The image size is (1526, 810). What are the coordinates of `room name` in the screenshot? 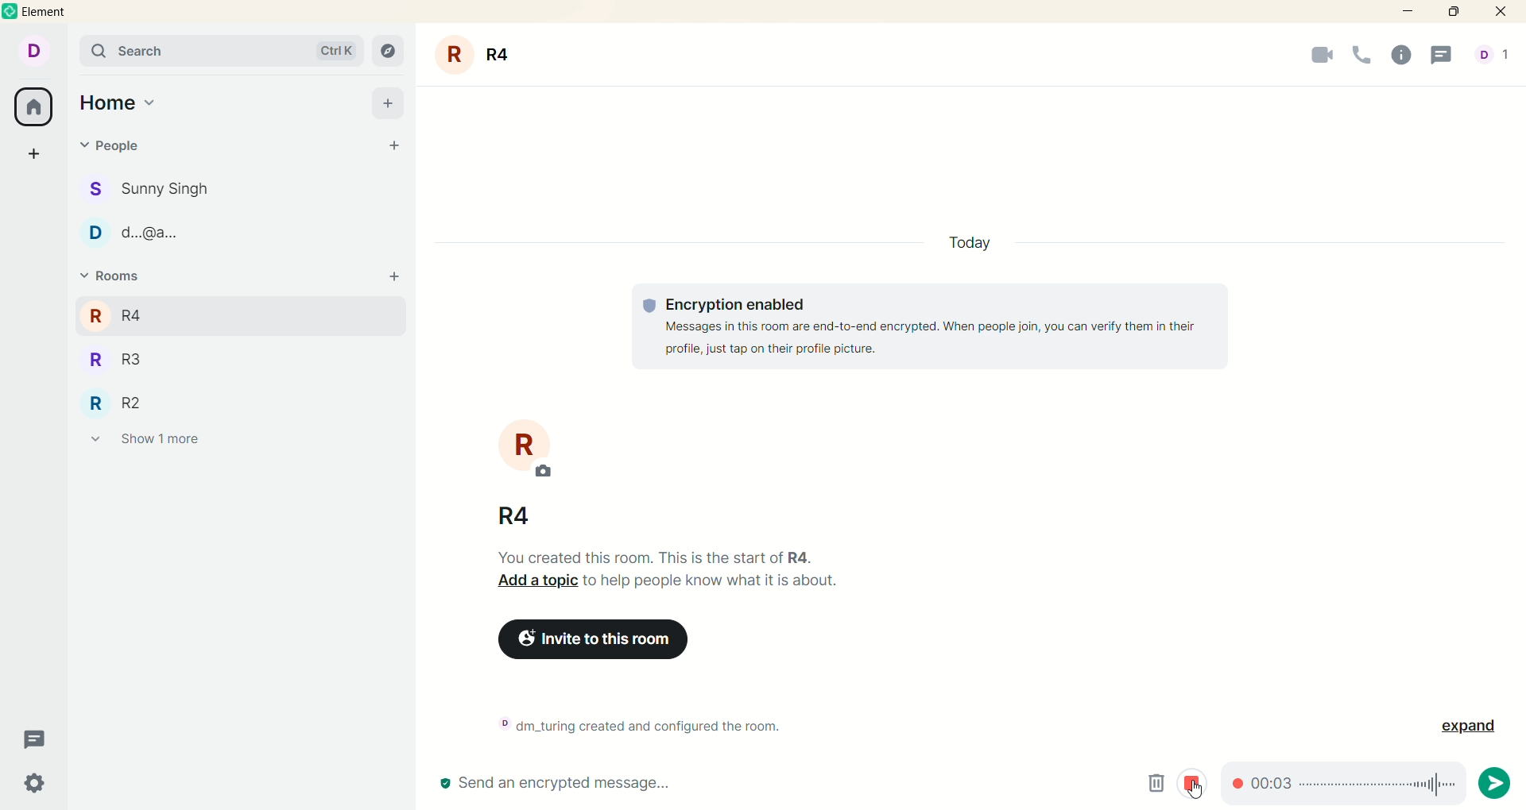 It's located at (481, 55).